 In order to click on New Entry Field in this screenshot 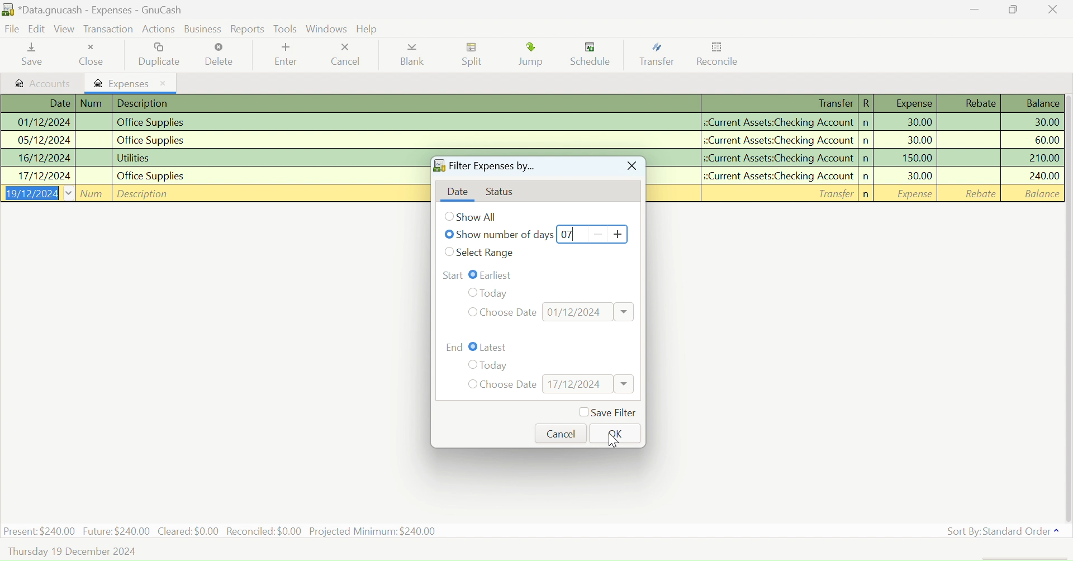, I will do `click(213, 192)`.